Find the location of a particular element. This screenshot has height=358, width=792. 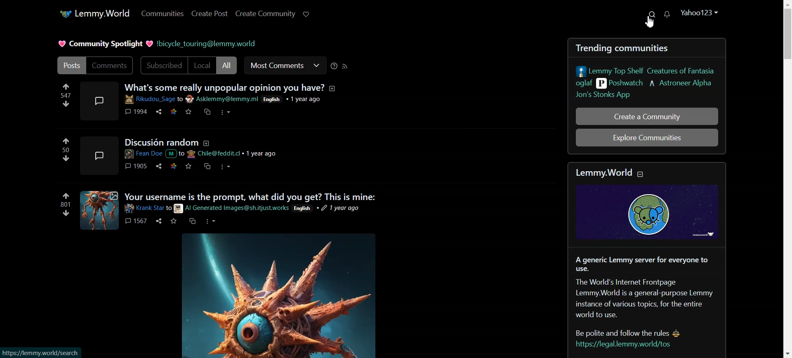

547 is located at coordinates (64, 97).